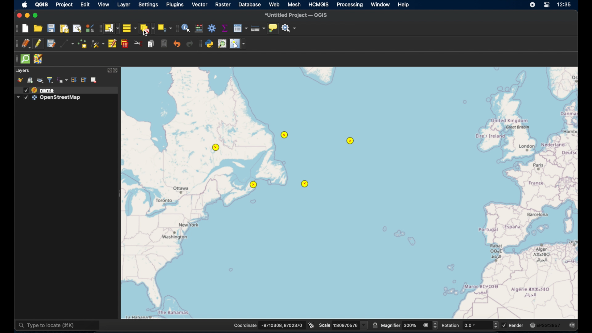 The width and height of the screenshot is (592, 333). Describe the element at coordinates (100, 29) in the screenshot. I see `selection toolbar` at that location.